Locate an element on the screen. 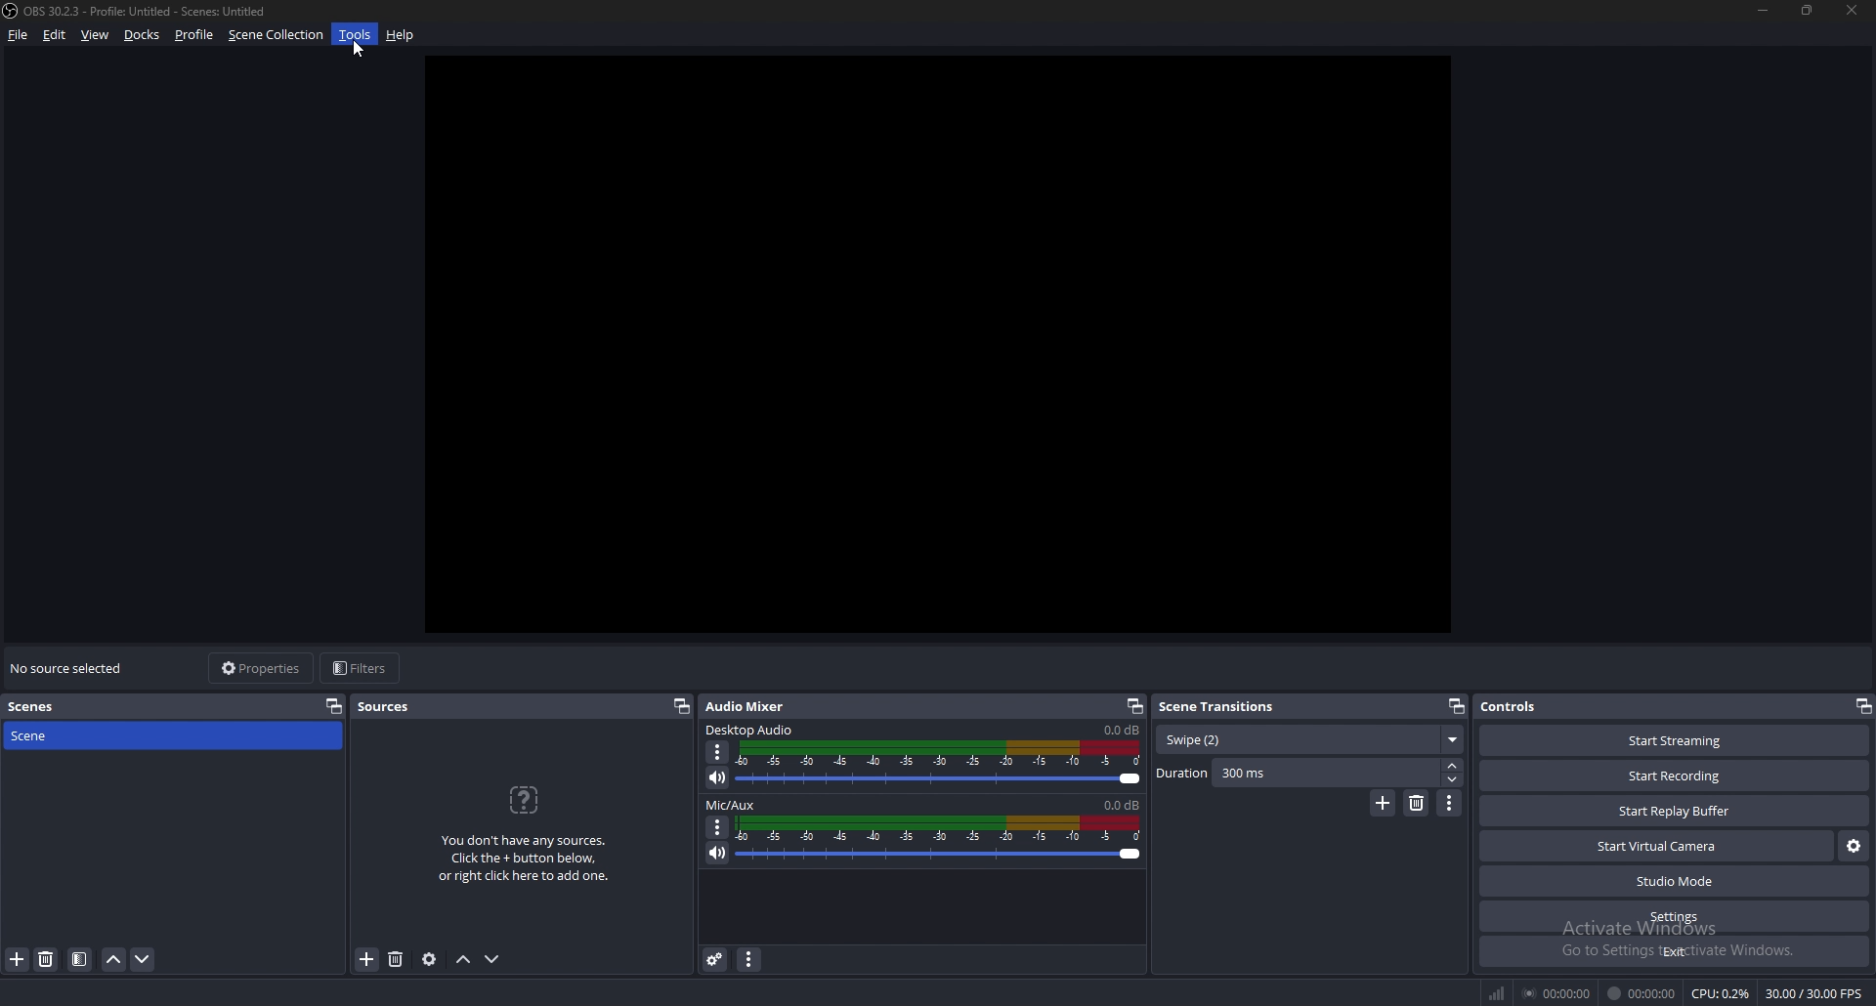 The width and height of the screenshot is (1876, 1006). advanced audio properties is located at coordinates (715, 958).